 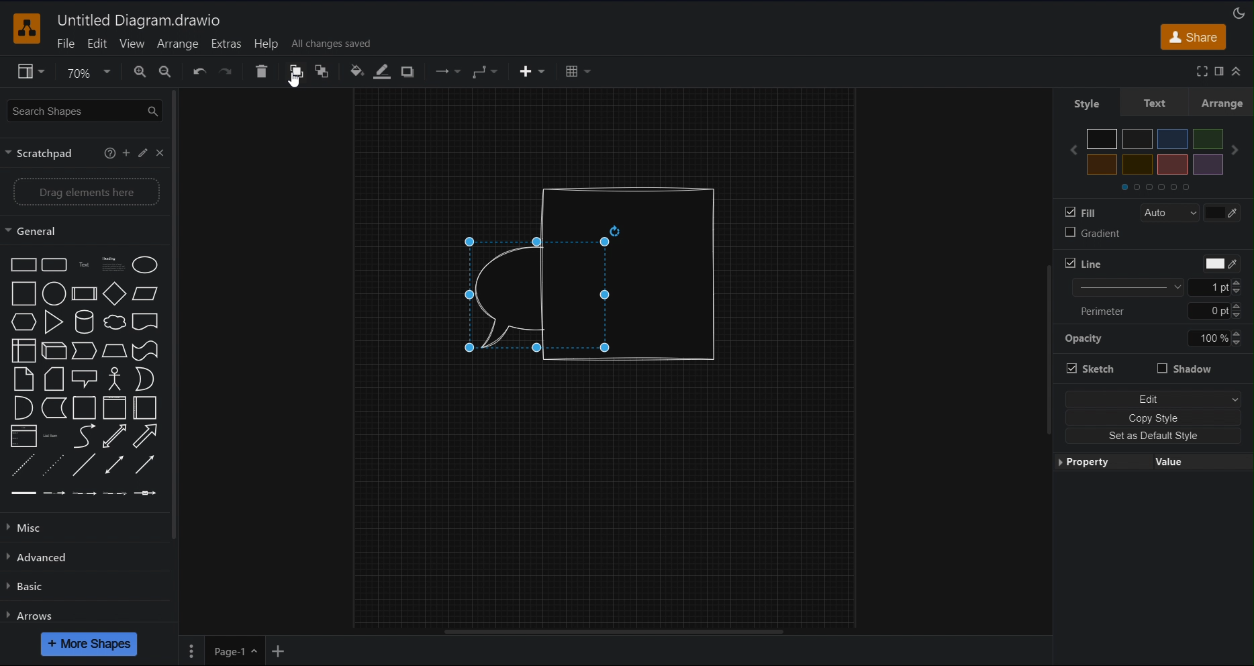 I want to click on Arrow, so click(x=146, y=436).